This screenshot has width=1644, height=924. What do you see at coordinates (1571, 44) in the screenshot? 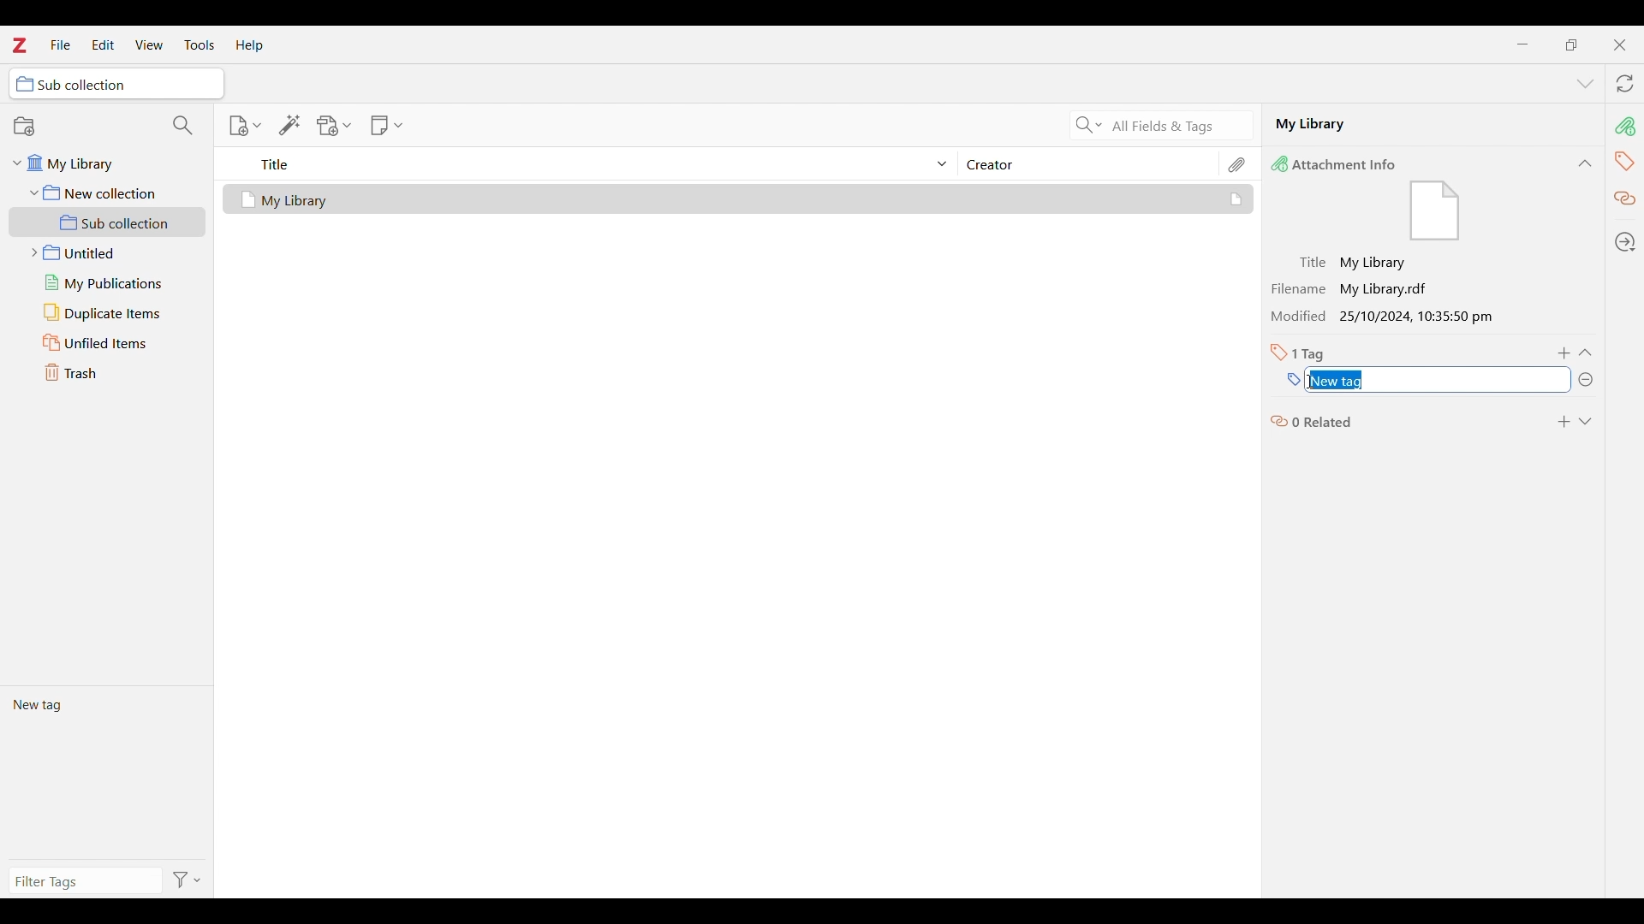
I see `Show interface in a smaller tab` at bounding box center [1571, 44].